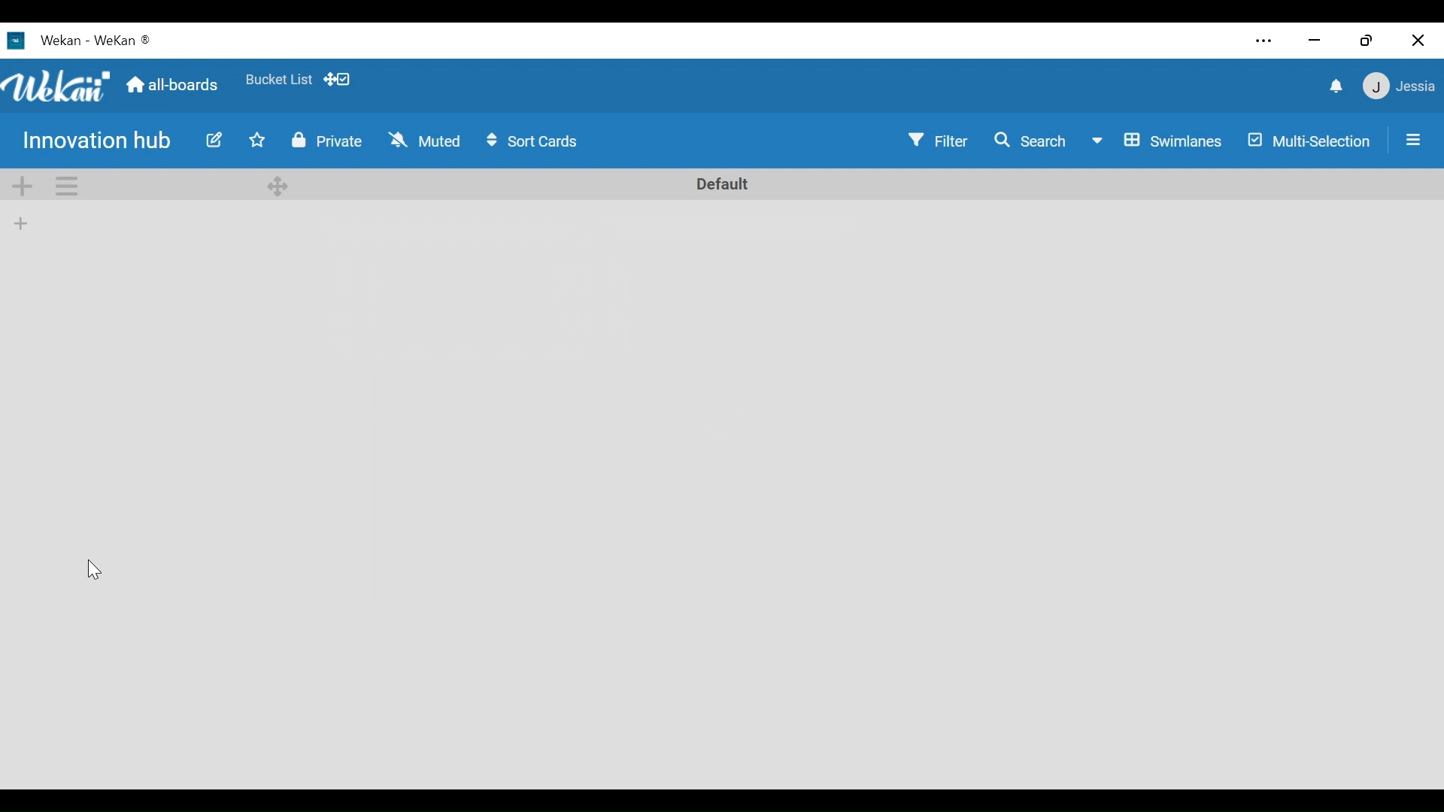 The height and width of the screenshot is (812, 1444). What do you see at coordinates (1263, 41) in the screenshot?
I see `Settings and more` at bounding box center [1263, 41].